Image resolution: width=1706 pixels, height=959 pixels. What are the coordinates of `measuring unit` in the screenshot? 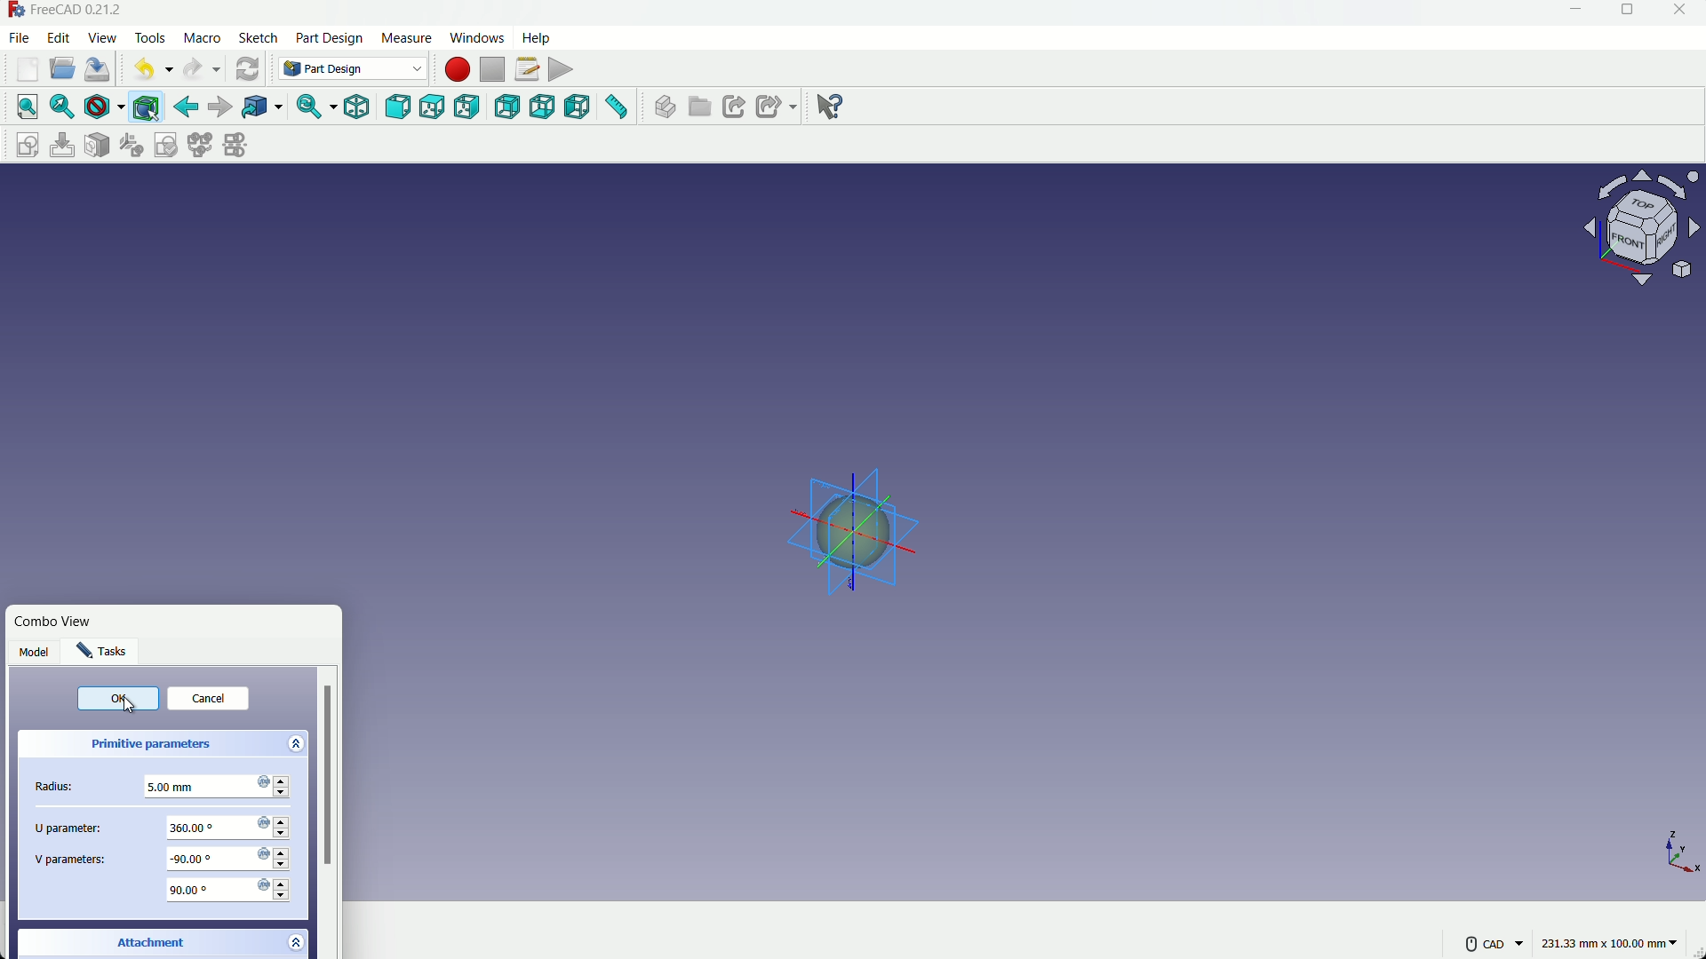 It's located at (1612, 941).